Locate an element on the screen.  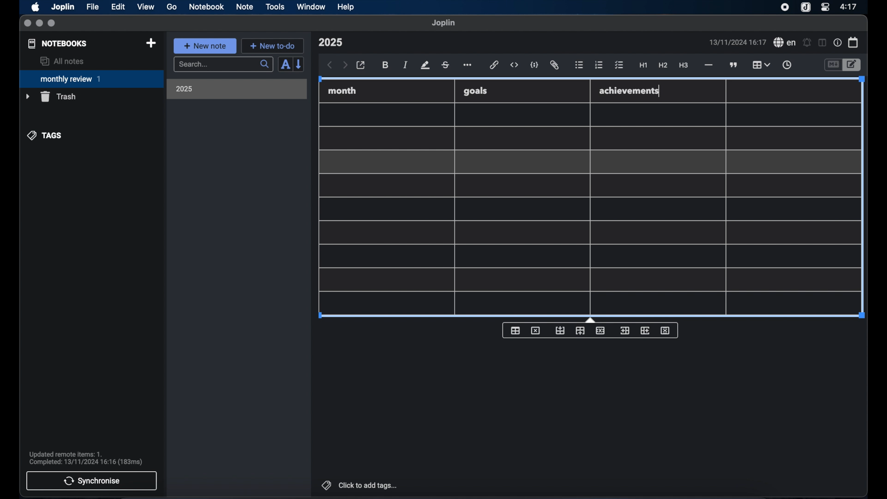
Joplin is located at coordinates (64, 7).